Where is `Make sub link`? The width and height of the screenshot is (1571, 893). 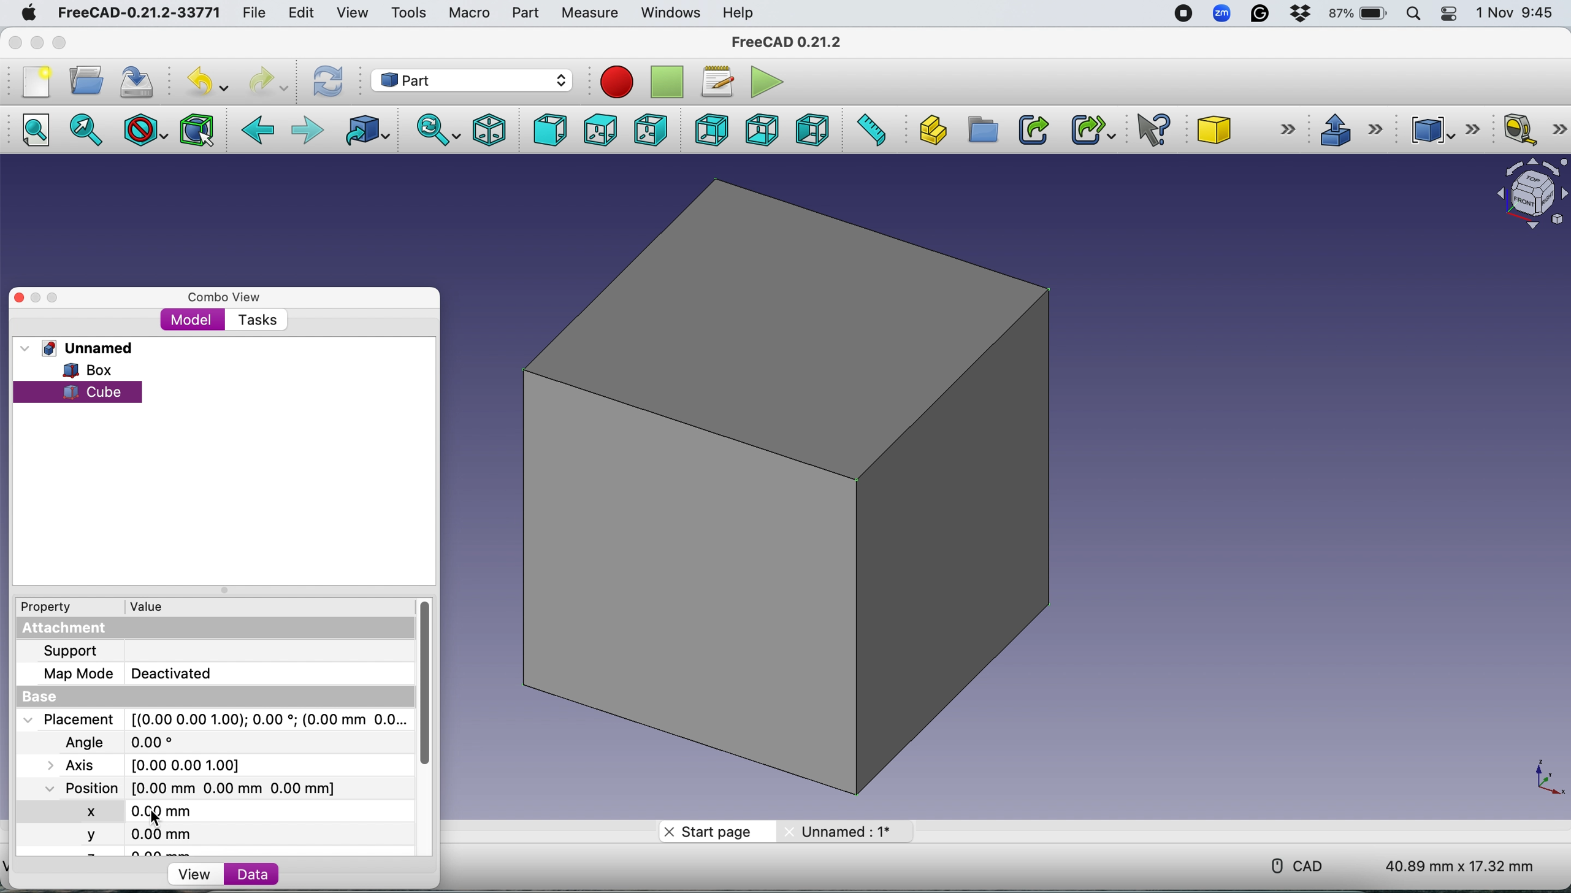
Make sub link is located at coordinates (1087, 128).